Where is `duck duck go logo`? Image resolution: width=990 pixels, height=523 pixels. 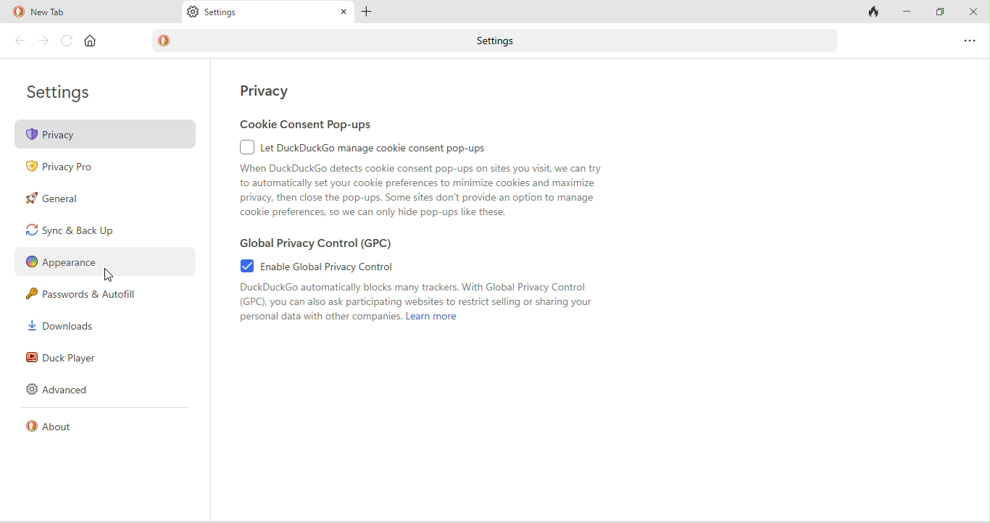
duck duck go logo is located at coordinates (165, 41).